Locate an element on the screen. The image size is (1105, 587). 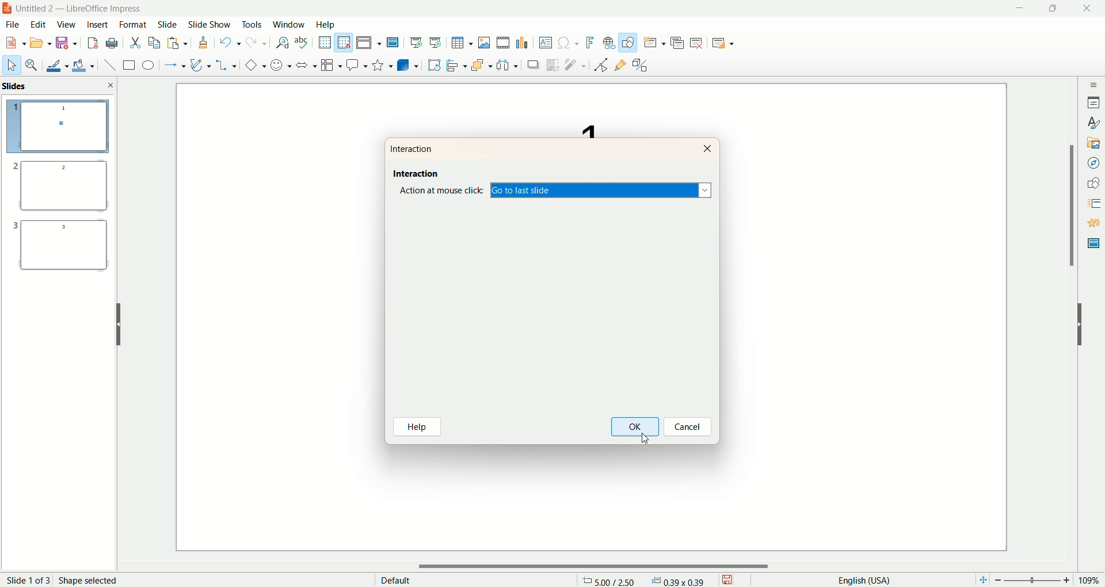
vertical scroll bar is located at coordinates (1071, 320).